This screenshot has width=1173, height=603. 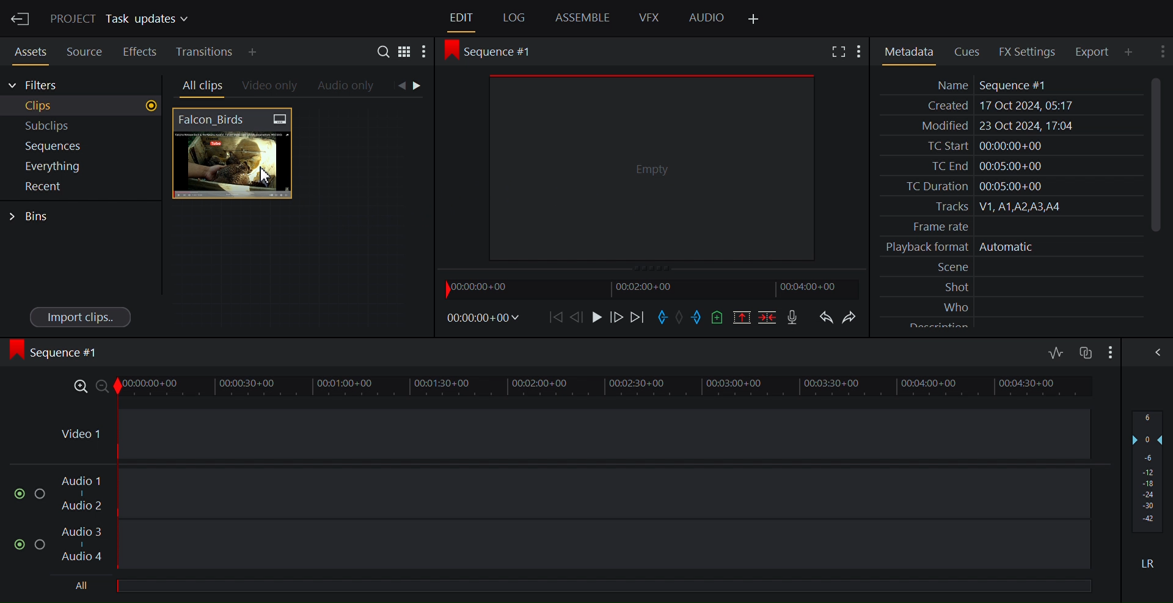 I want to click on Frame rate, so click(x=1006, y=225).